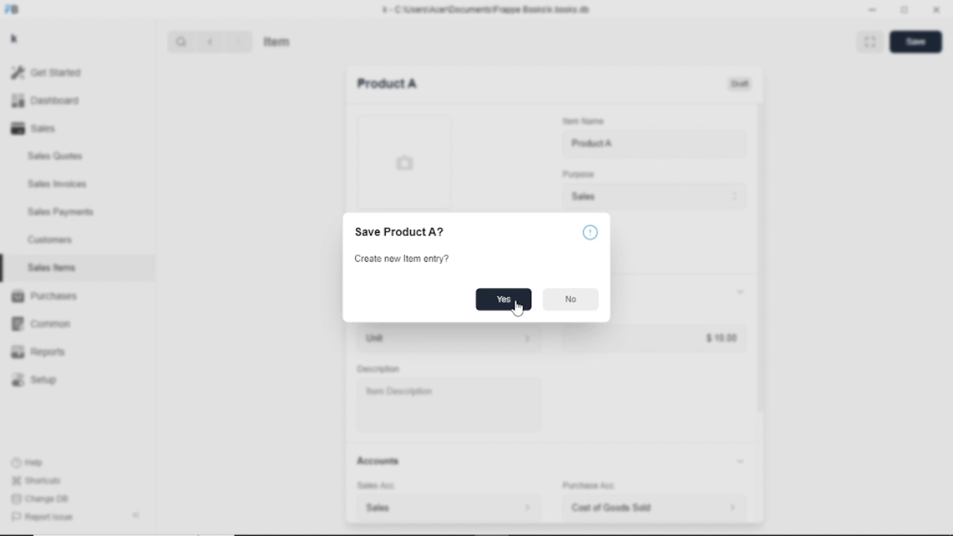  What do you see at coordinates (582, 121) in the screenshot?
I see `Item Name` at bounding box center [582, 121].